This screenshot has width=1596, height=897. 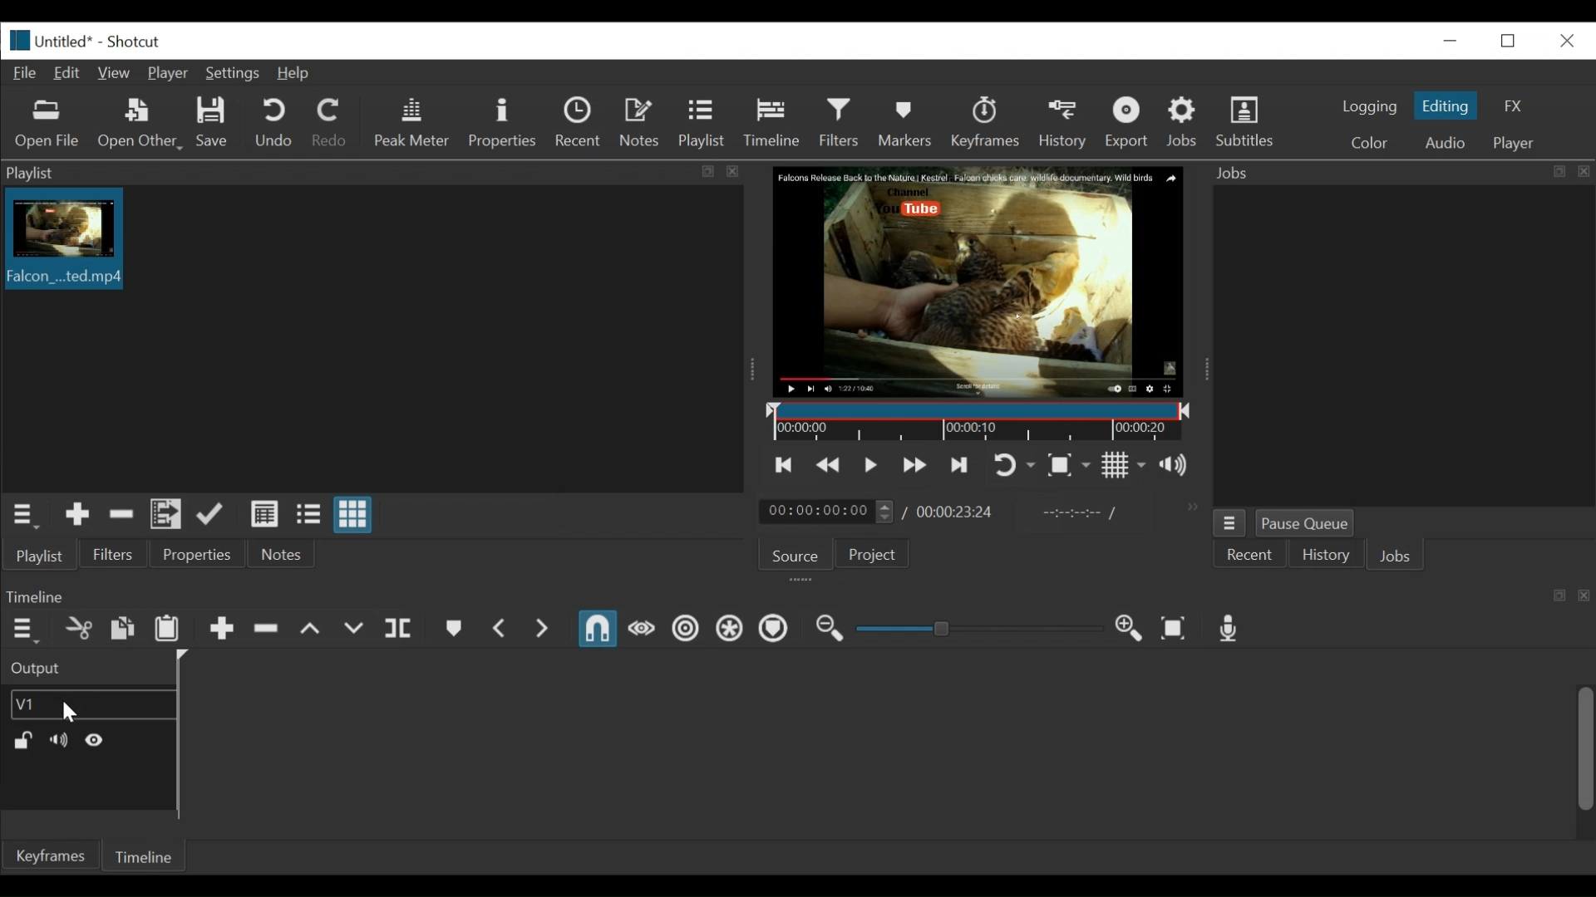 I want to click on Keyframe, so click(x=986, y=124).